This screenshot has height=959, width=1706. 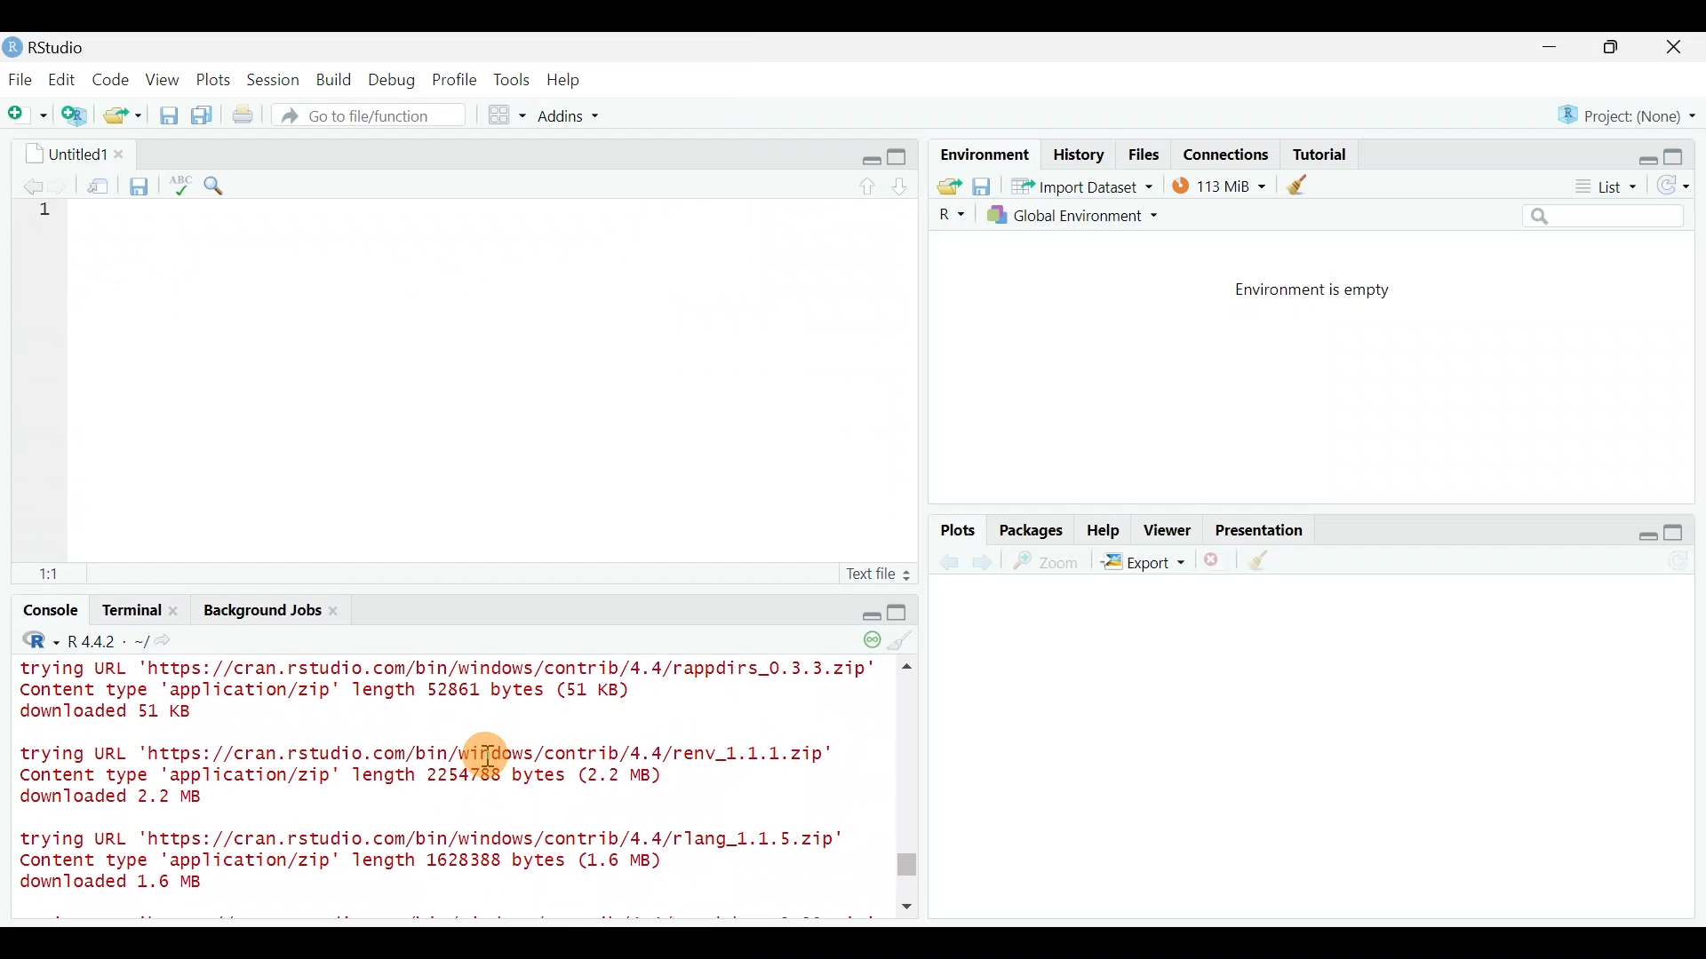 I want to click on Maximize, so click(x=1683, y=152).